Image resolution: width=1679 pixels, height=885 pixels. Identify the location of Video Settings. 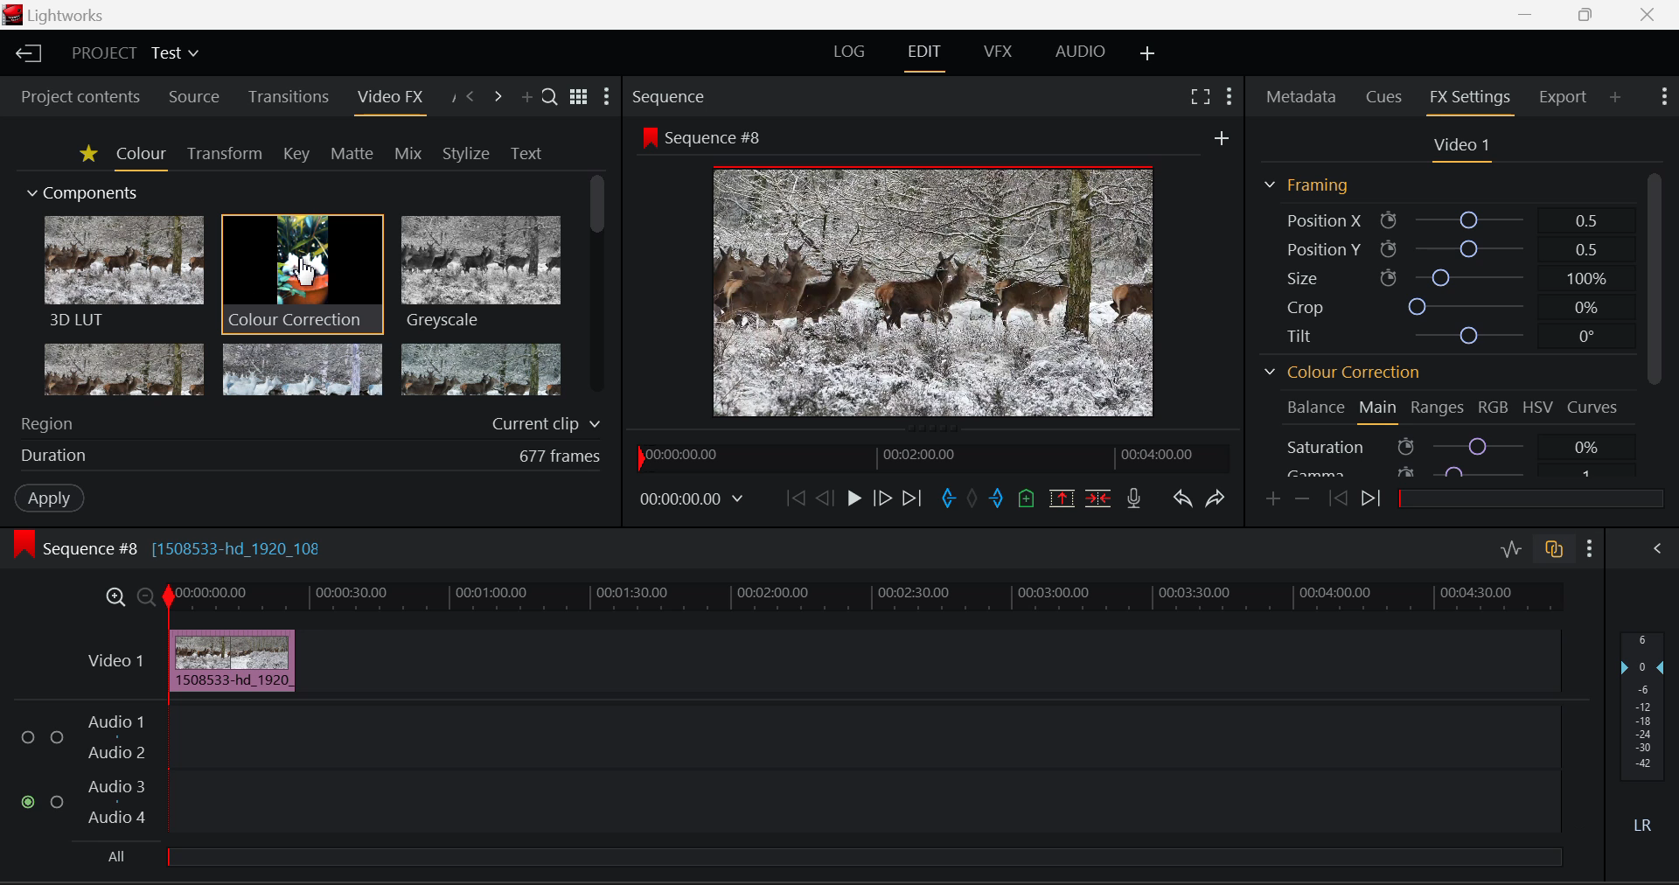
(1459, 147).